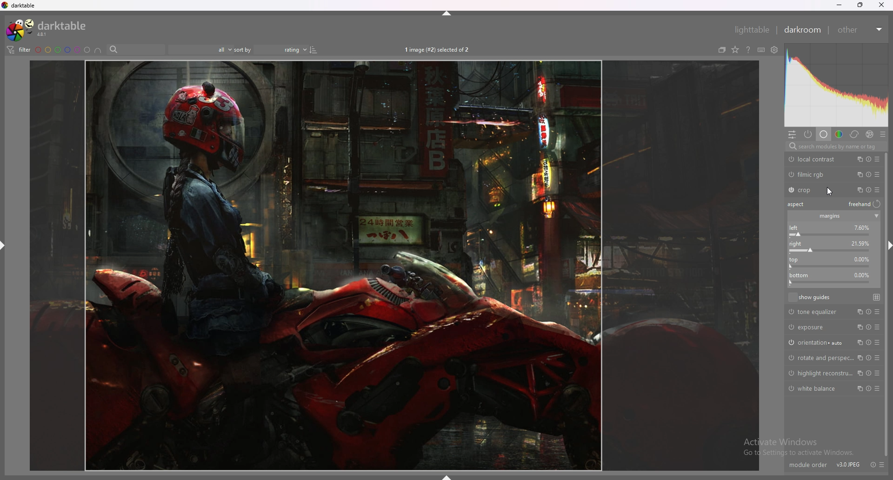 The height and width of the screenshot is (480, 893). I want to click on close, so click(881, 5).